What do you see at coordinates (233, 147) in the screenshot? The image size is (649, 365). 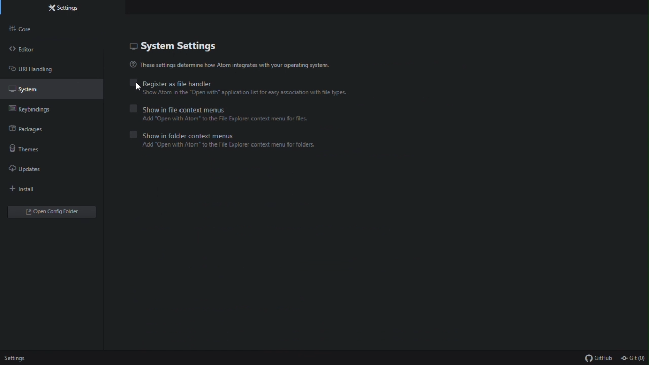 I see `‘Add "Open with Atom" to the File Explorer context menu for folders.` at bounding box center [233, 147].